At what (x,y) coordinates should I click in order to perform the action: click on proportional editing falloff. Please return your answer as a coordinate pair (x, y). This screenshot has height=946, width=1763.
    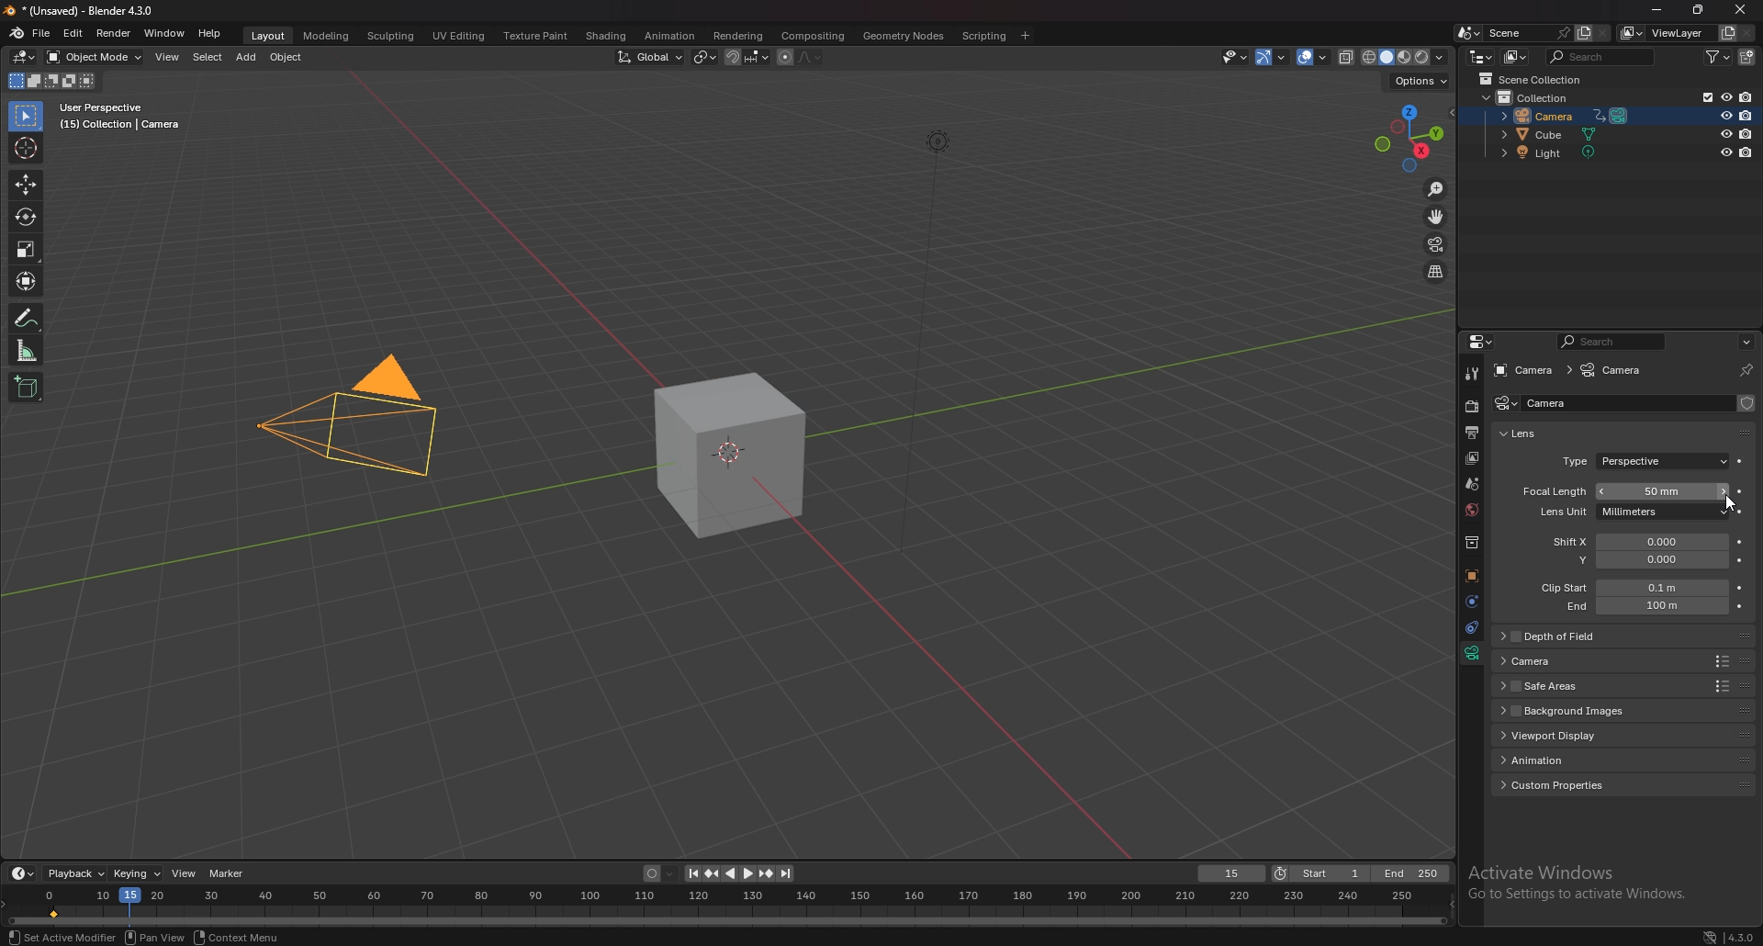
    Looking at the image, I should click on (813, 56).